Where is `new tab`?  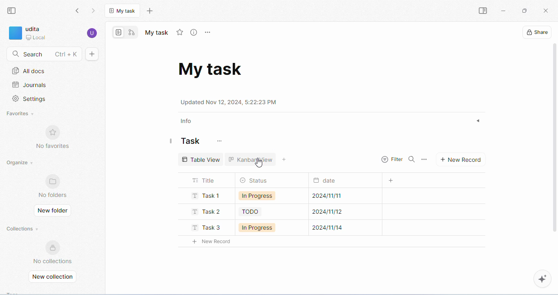 new tab is located at coordinates (152, 11).